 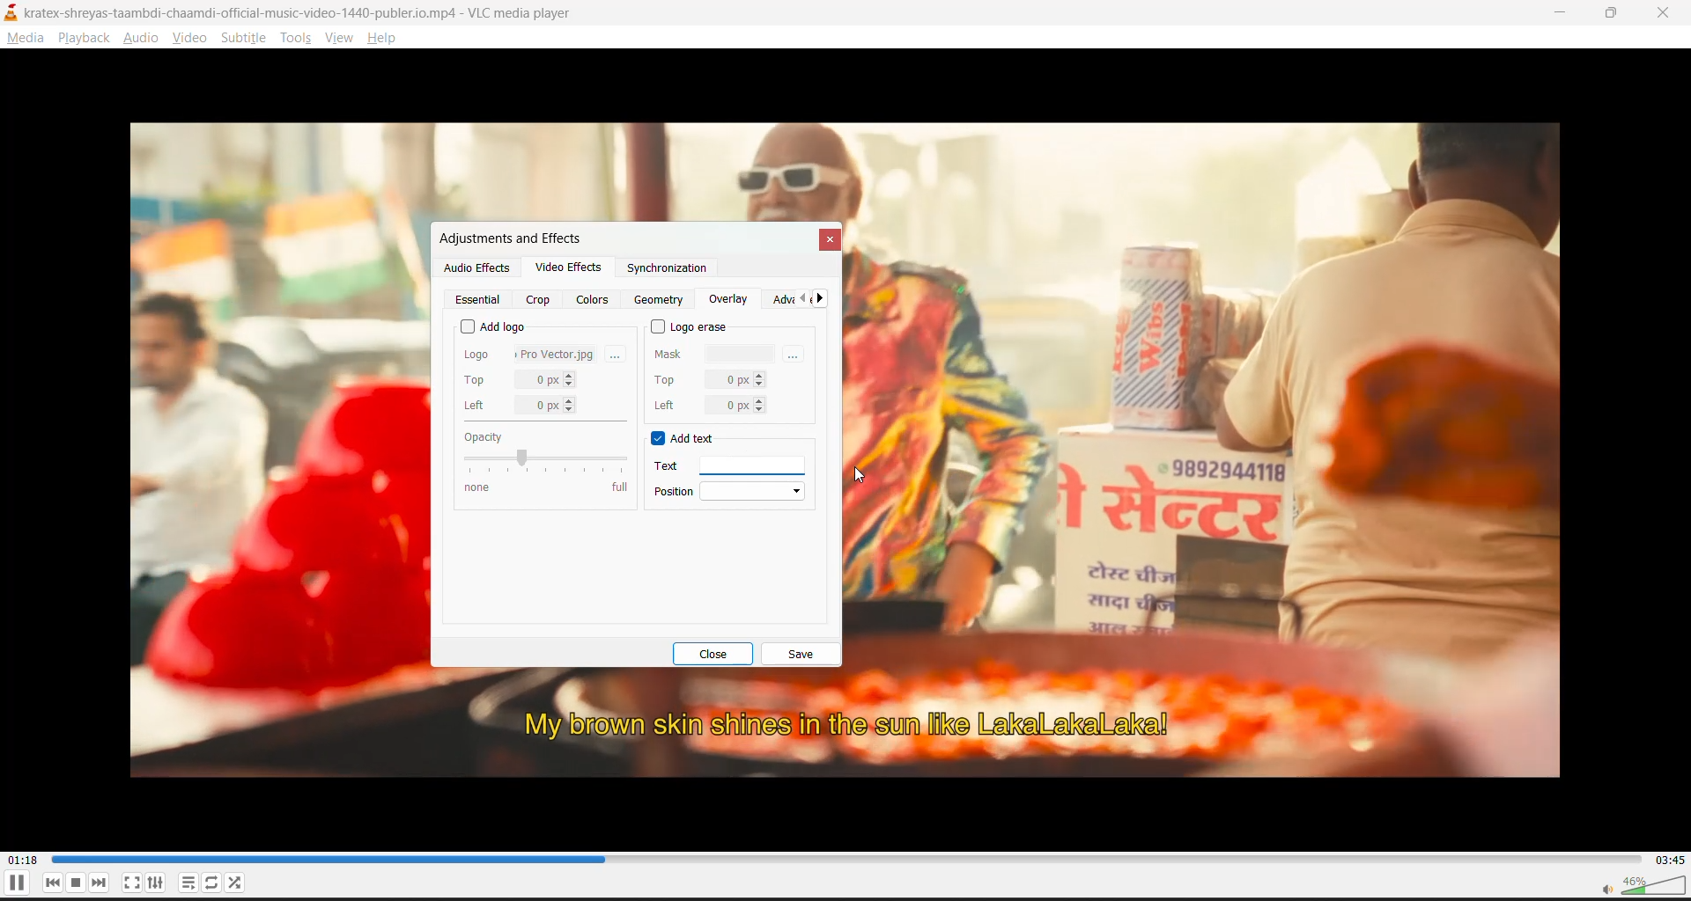 I want to click on help, so click(x=386, y=38).